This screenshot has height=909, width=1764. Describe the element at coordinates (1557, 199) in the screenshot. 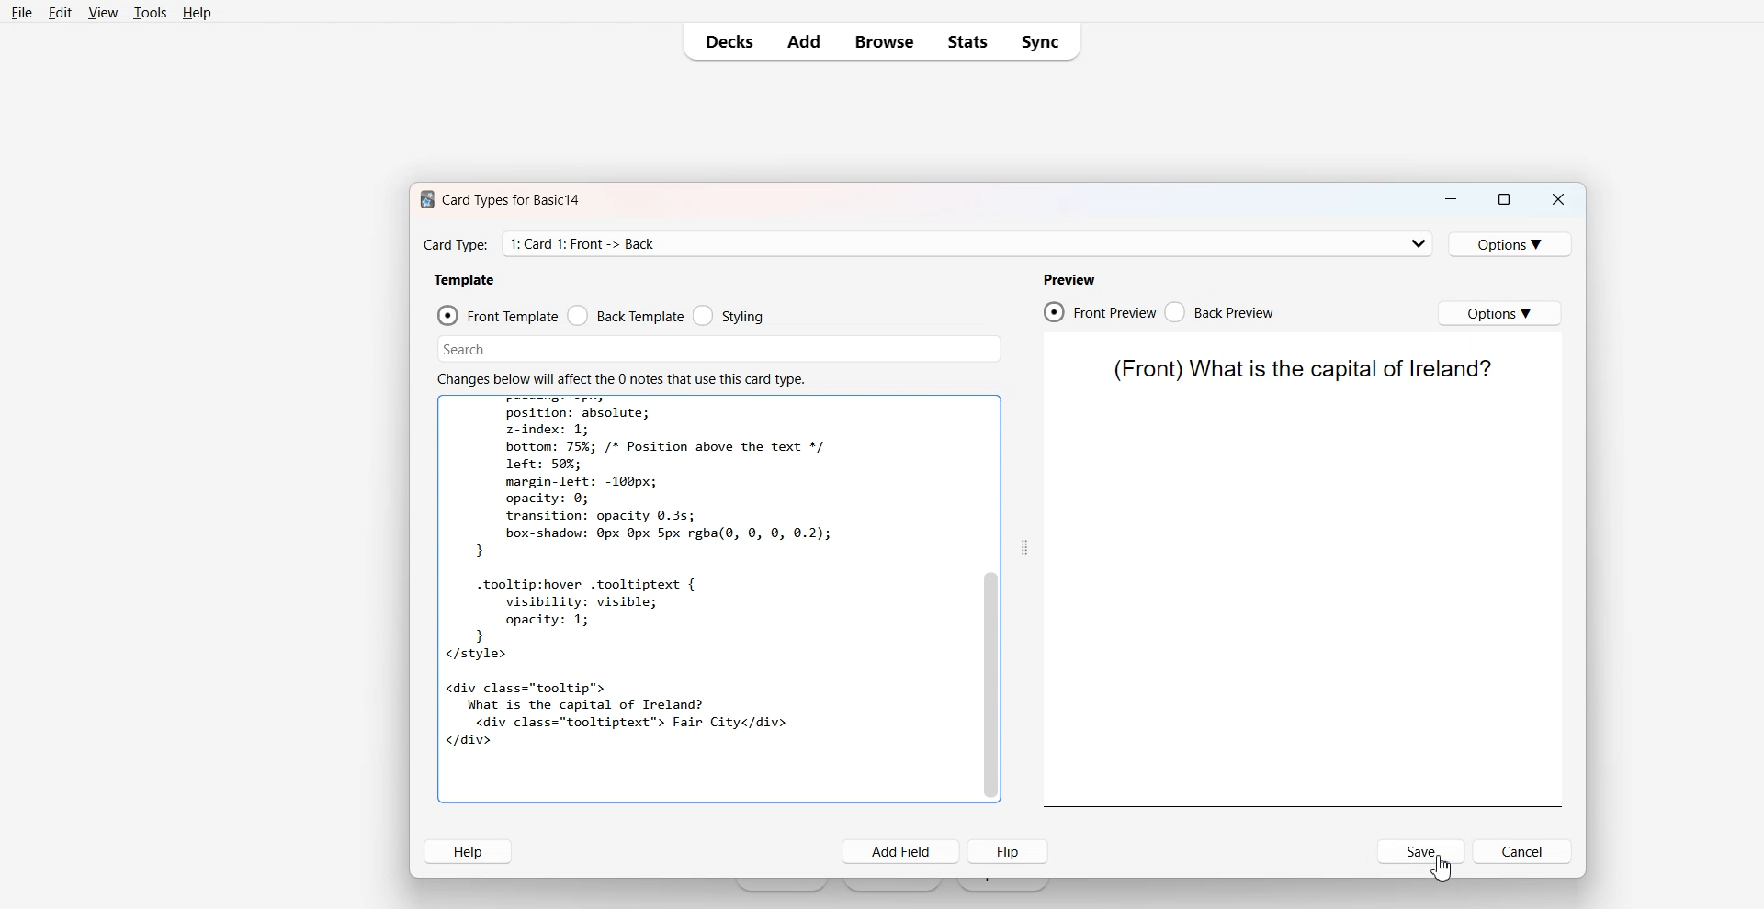

I see `Close` at that location.